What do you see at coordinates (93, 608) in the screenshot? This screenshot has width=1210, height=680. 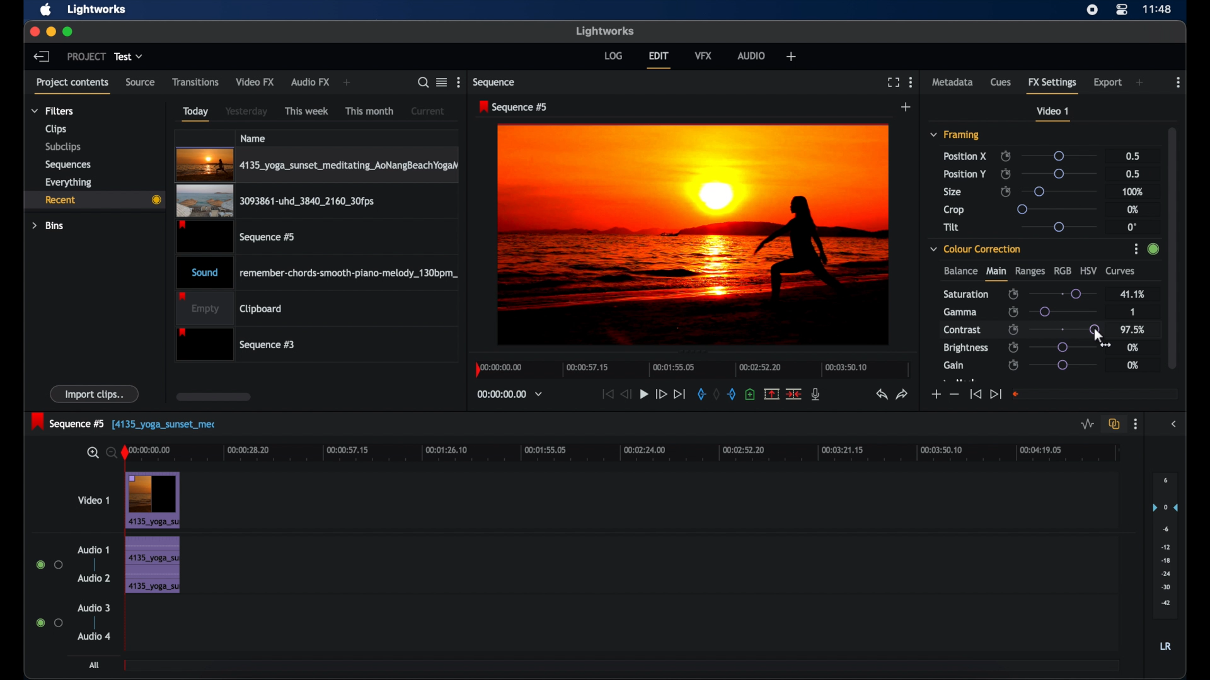 I see `audio 3` at bounding box center [93, 608].